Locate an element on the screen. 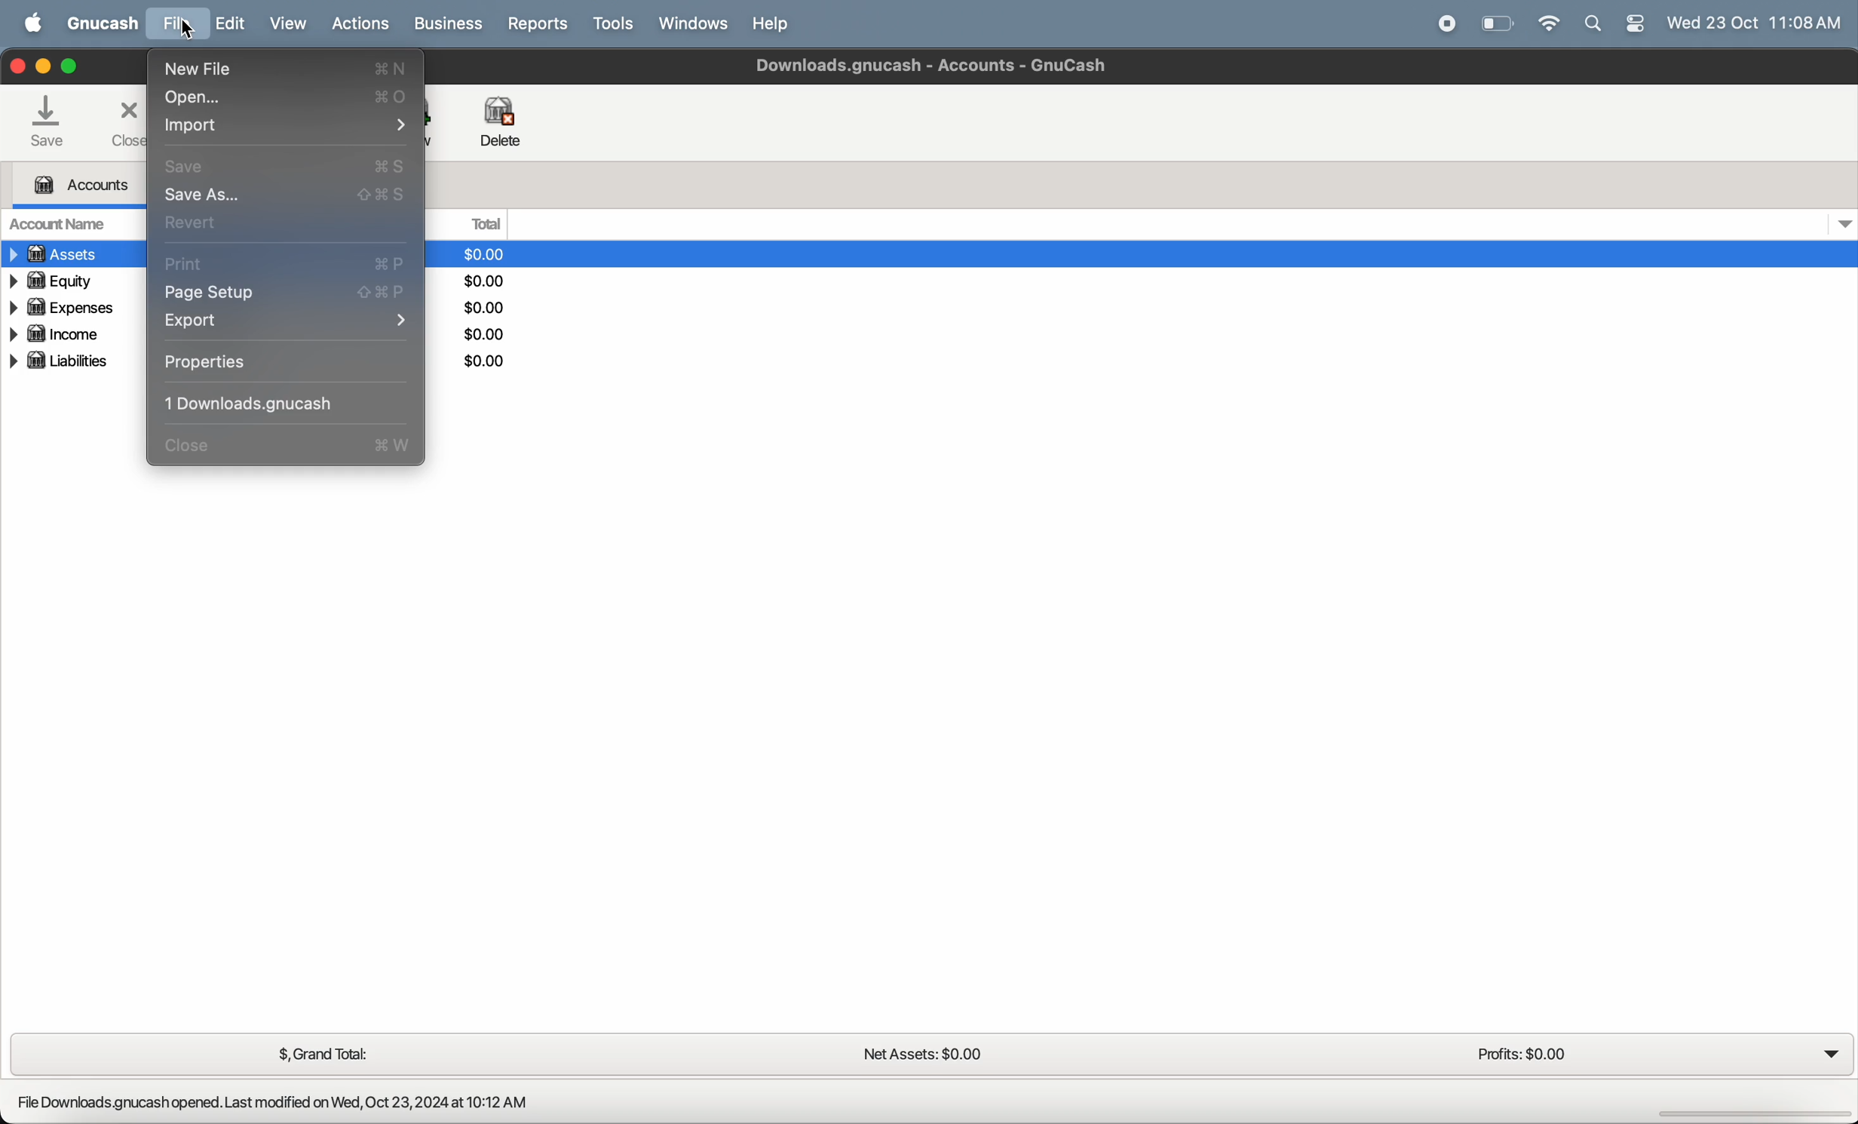 This screenshot has width=1858, height=1124. delete is located at coordinates (498, 122).